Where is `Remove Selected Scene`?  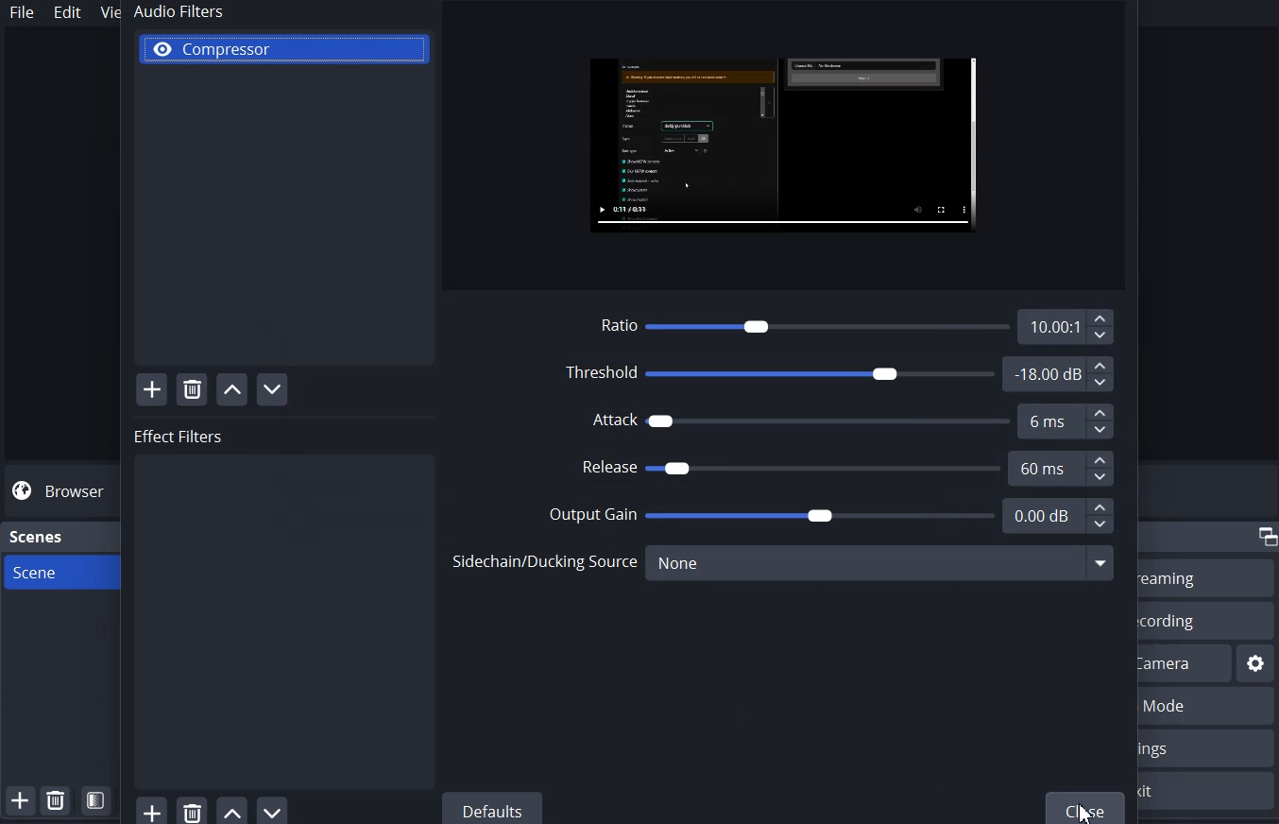
Remove Selected Scene is located at coordinates (55, 799).